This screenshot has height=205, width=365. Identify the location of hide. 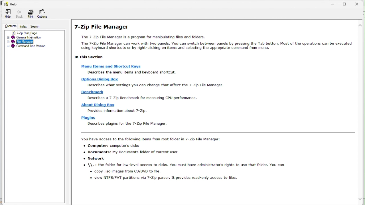
(6, 14).